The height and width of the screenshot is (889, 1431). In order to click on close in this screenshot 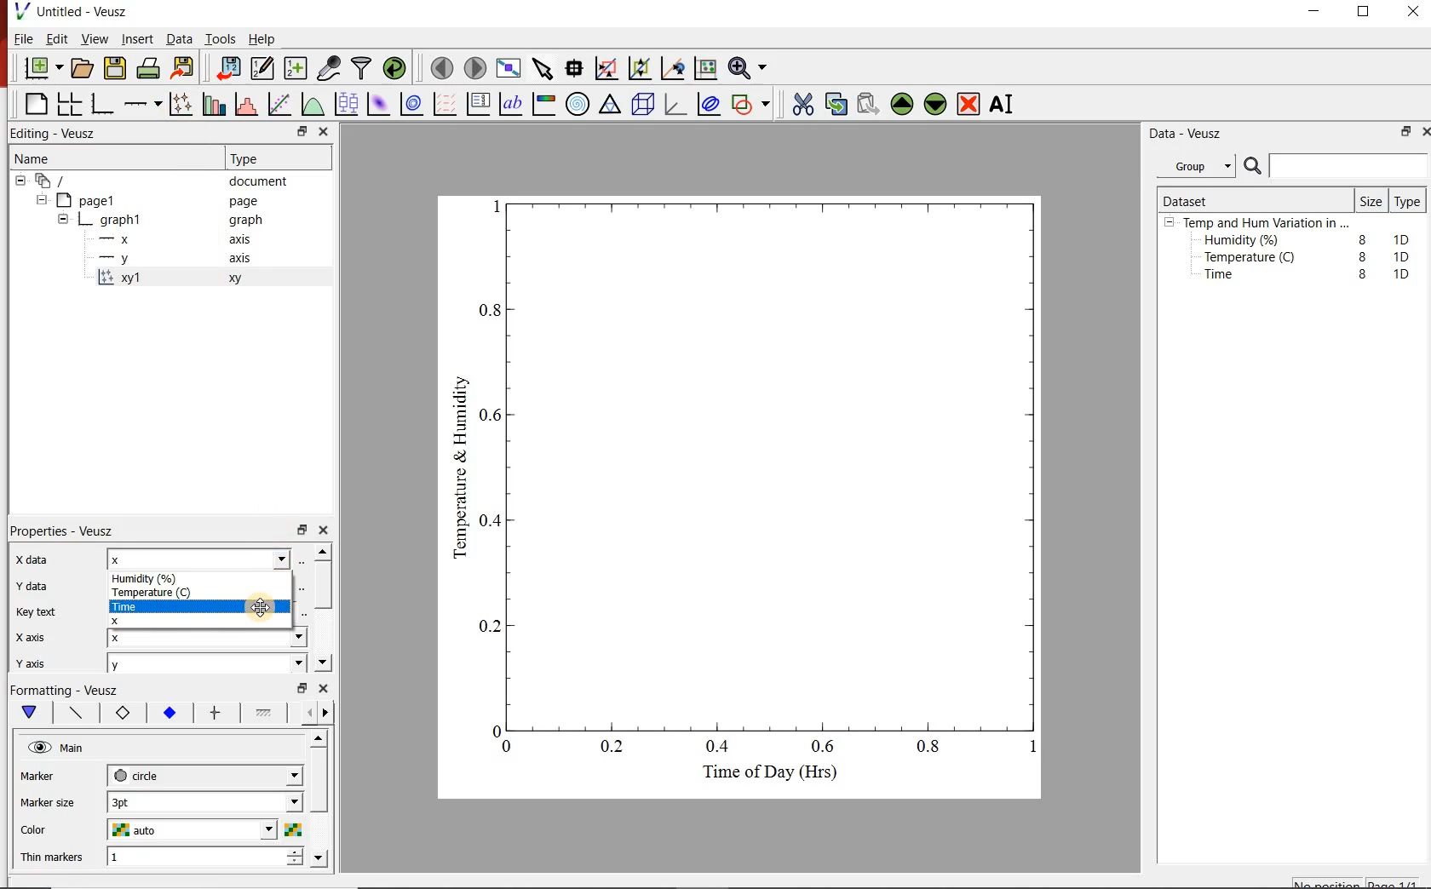, I will do `click(1414, 12)`.